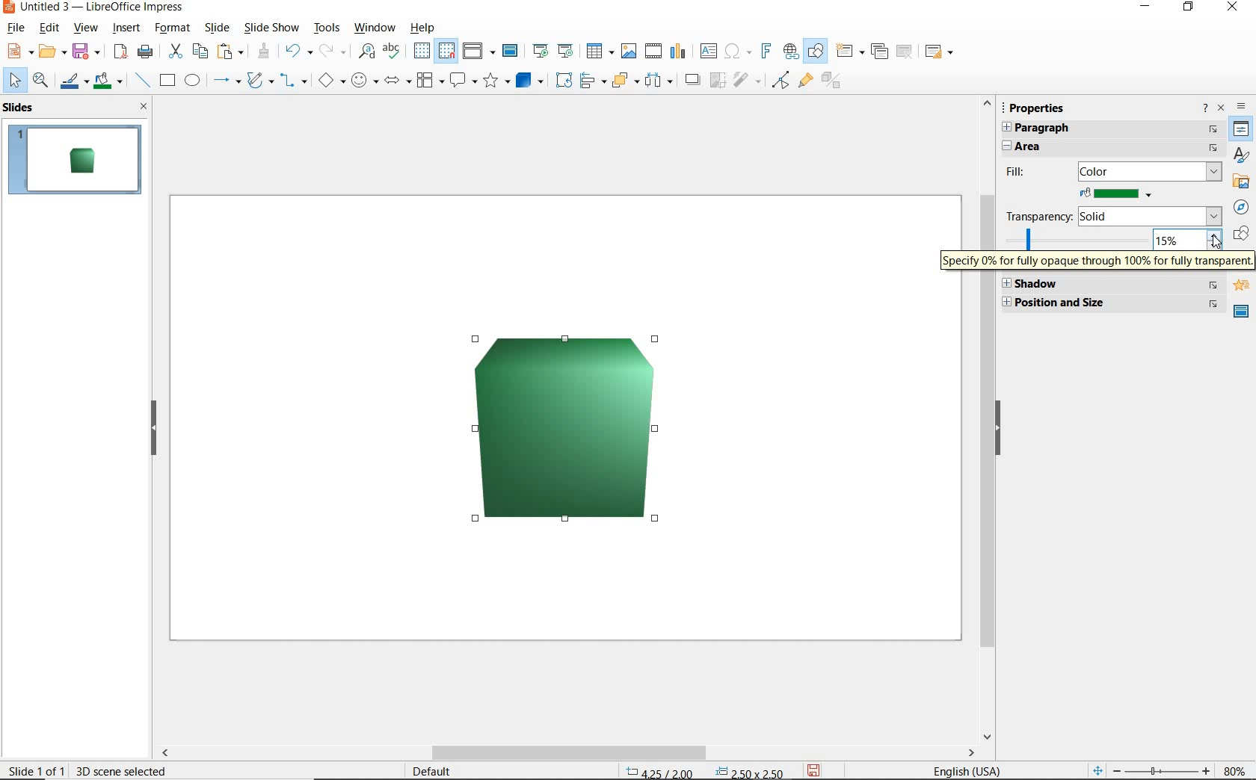 Image resolution: width=1256 pixels, height=780 pixels. What do you see at coordinates (817, 52) in the screenshot?
I see `show draw functions` at bounding box center [817, 52].